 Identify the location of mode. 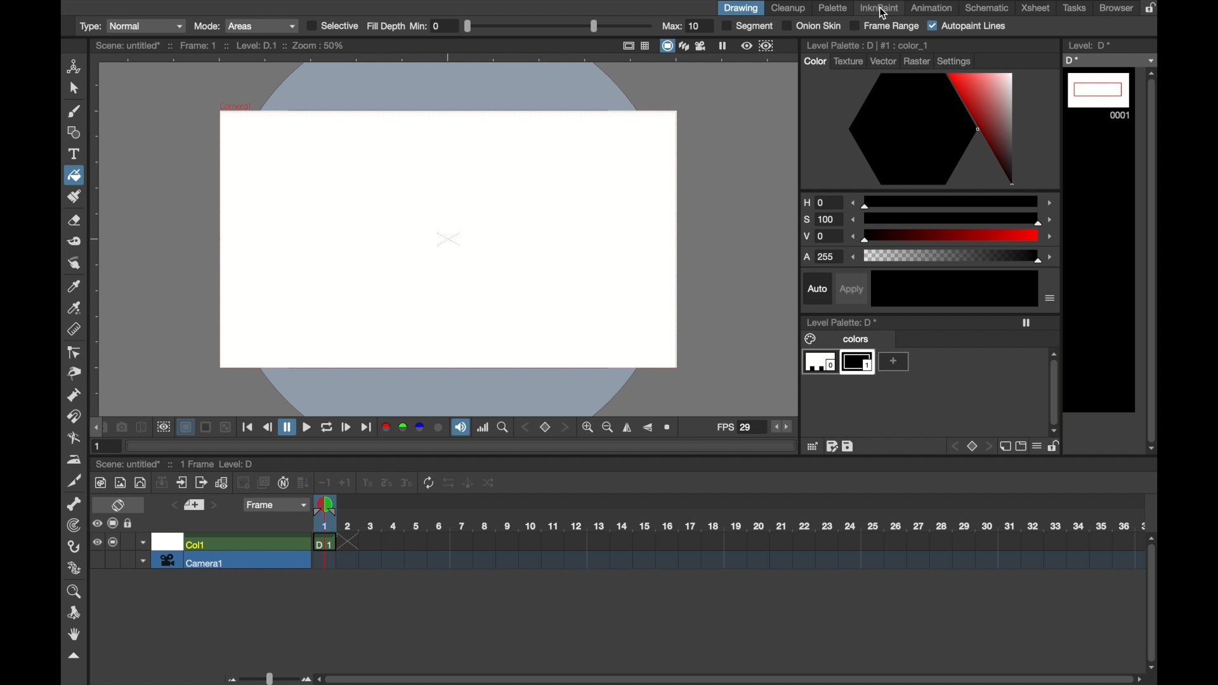
(245, 26).